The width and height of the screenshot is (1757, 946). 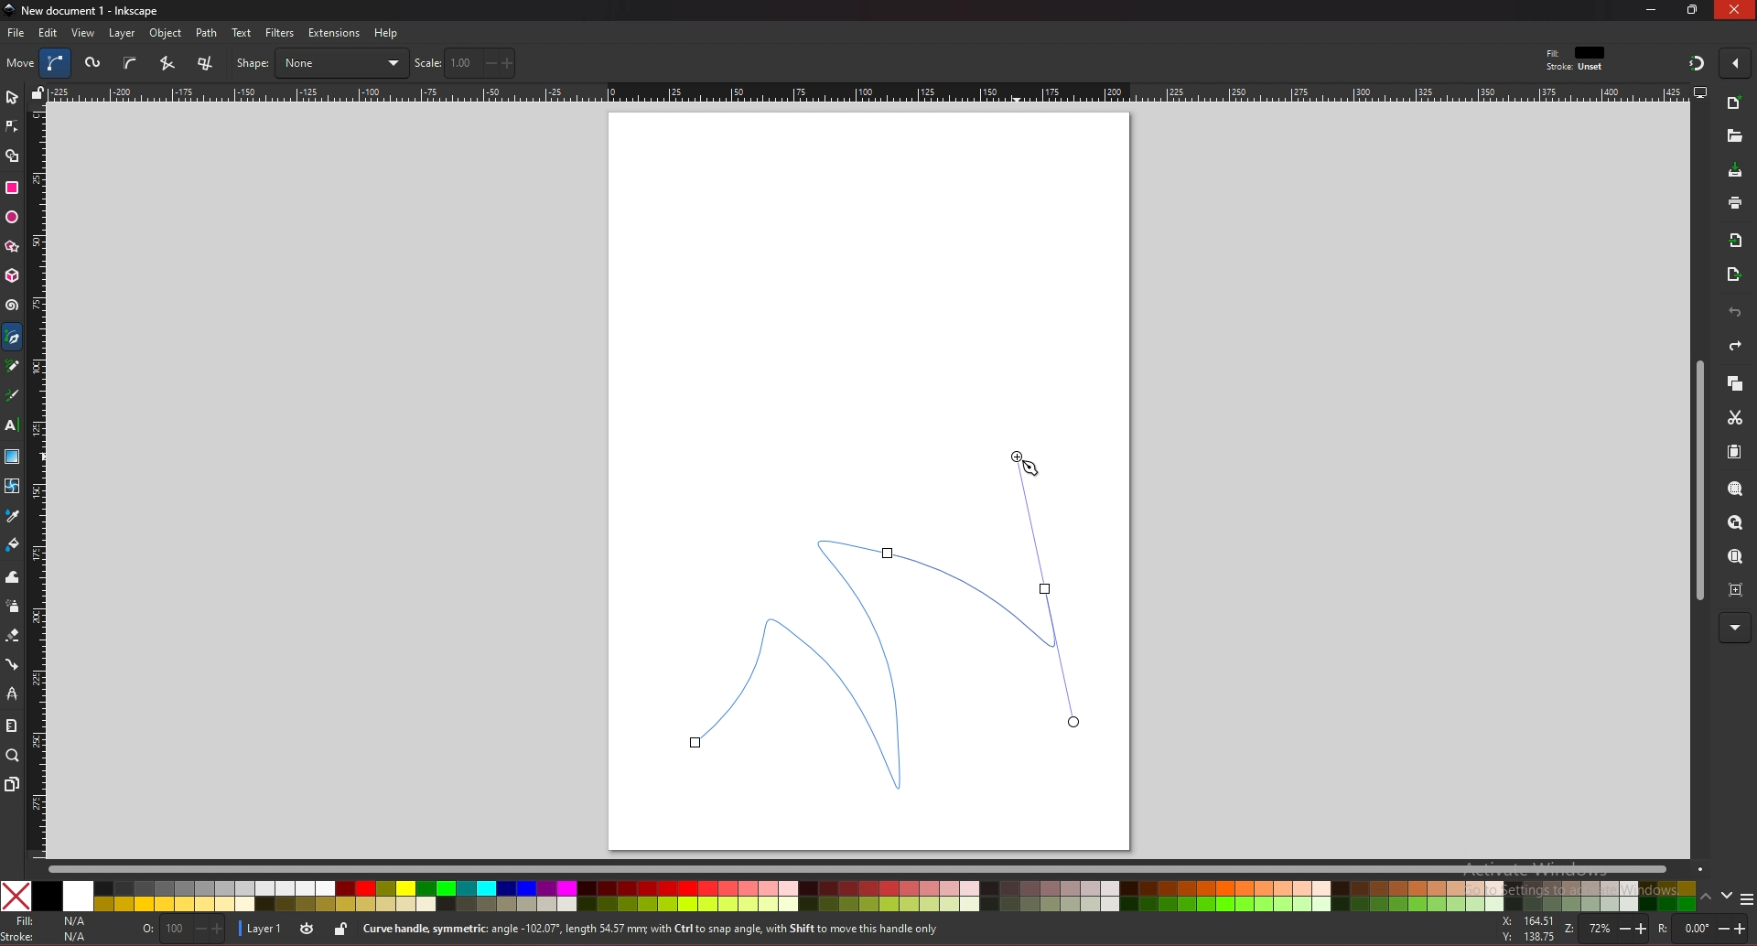 I want to click on close, so click(x=1735, y=9).